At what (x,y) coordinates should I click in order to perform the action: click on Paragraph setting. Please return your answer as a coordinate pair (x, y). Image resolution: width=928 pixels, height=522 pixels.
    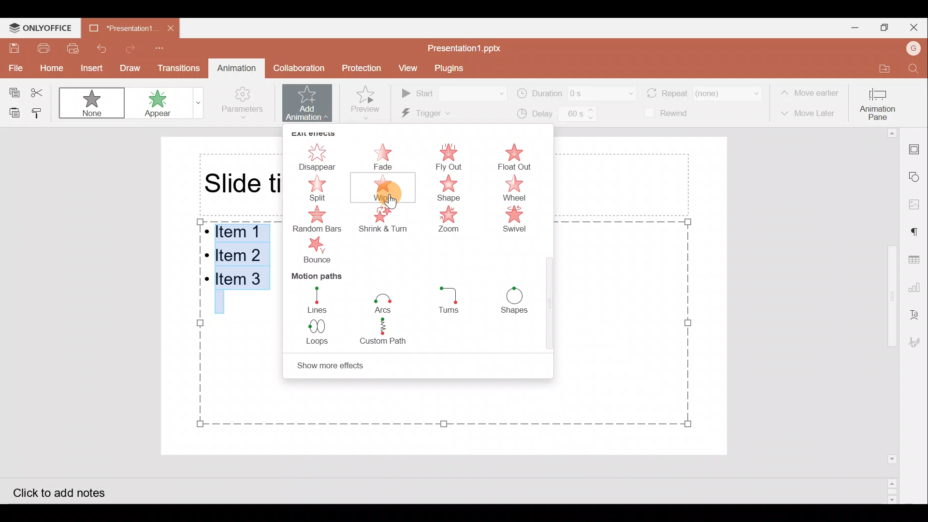
    Looking at the image, I should click on (919, 233).